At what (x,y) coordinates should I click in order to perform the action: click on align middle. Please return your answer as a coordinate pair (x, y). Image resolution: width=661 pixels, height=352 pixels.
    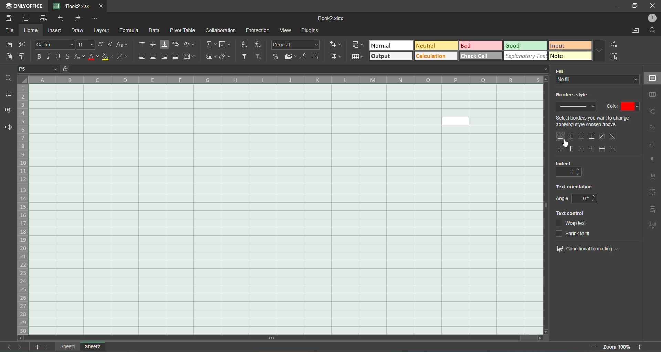
    Looking at the image, I should click on (154, 44).